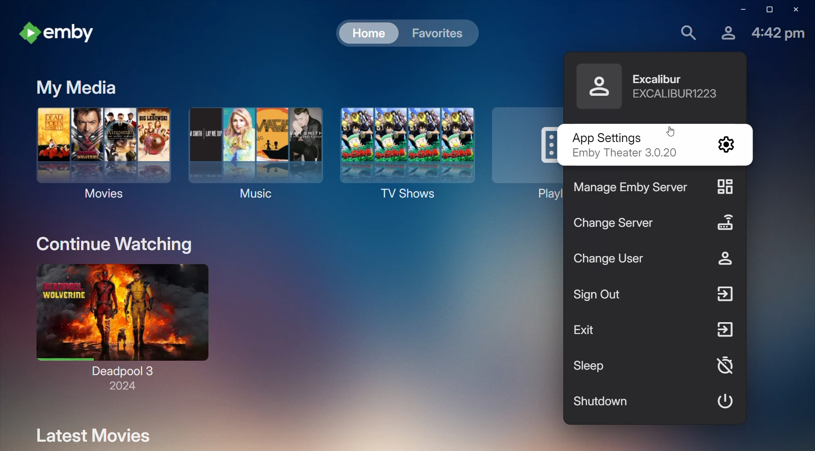  I want to click on Manage Server, so click(656, 187).